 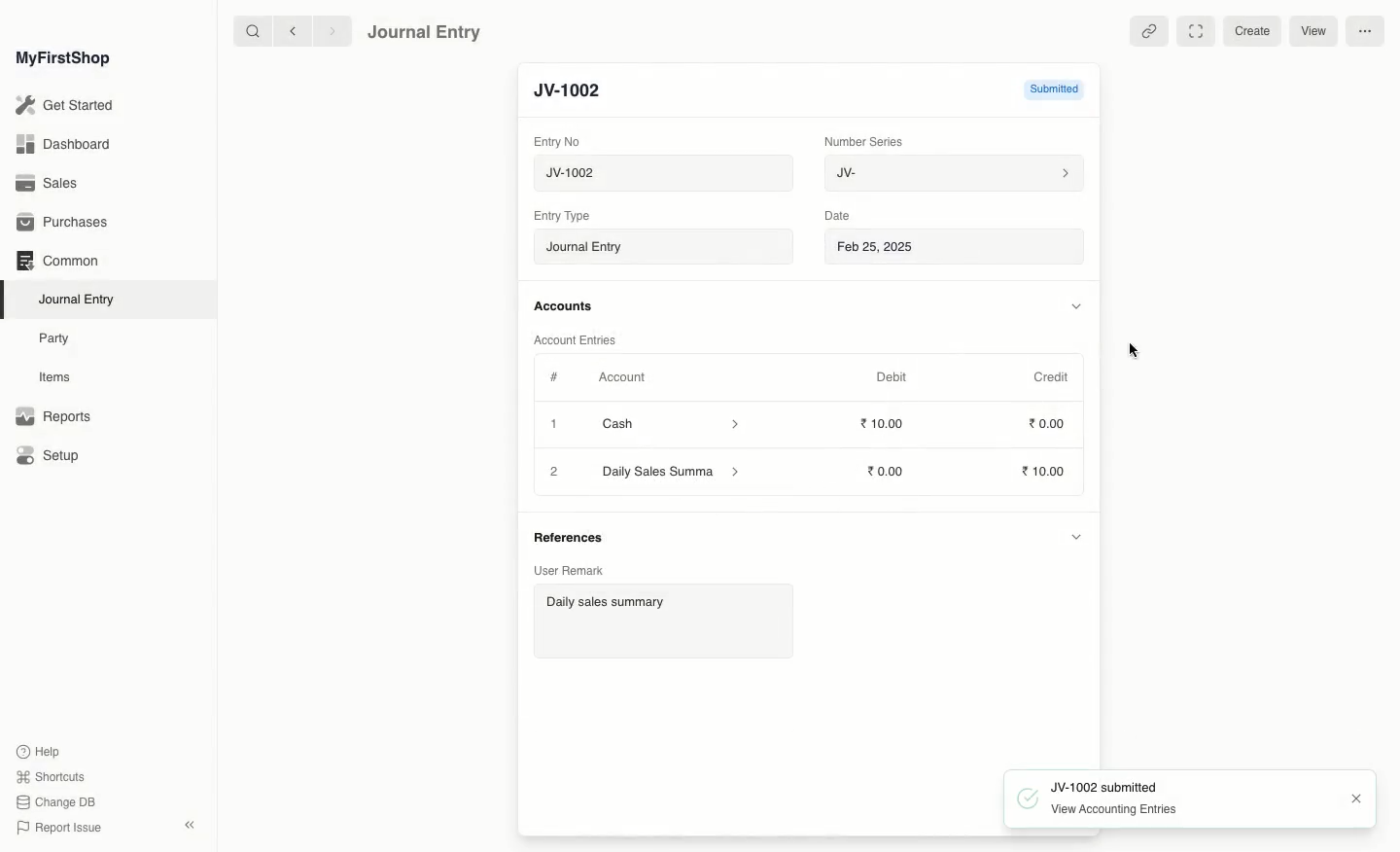 What do you see at coordinates (50, 457) in the screenshot?
I see `Setup` at bounding box center [50, 457].